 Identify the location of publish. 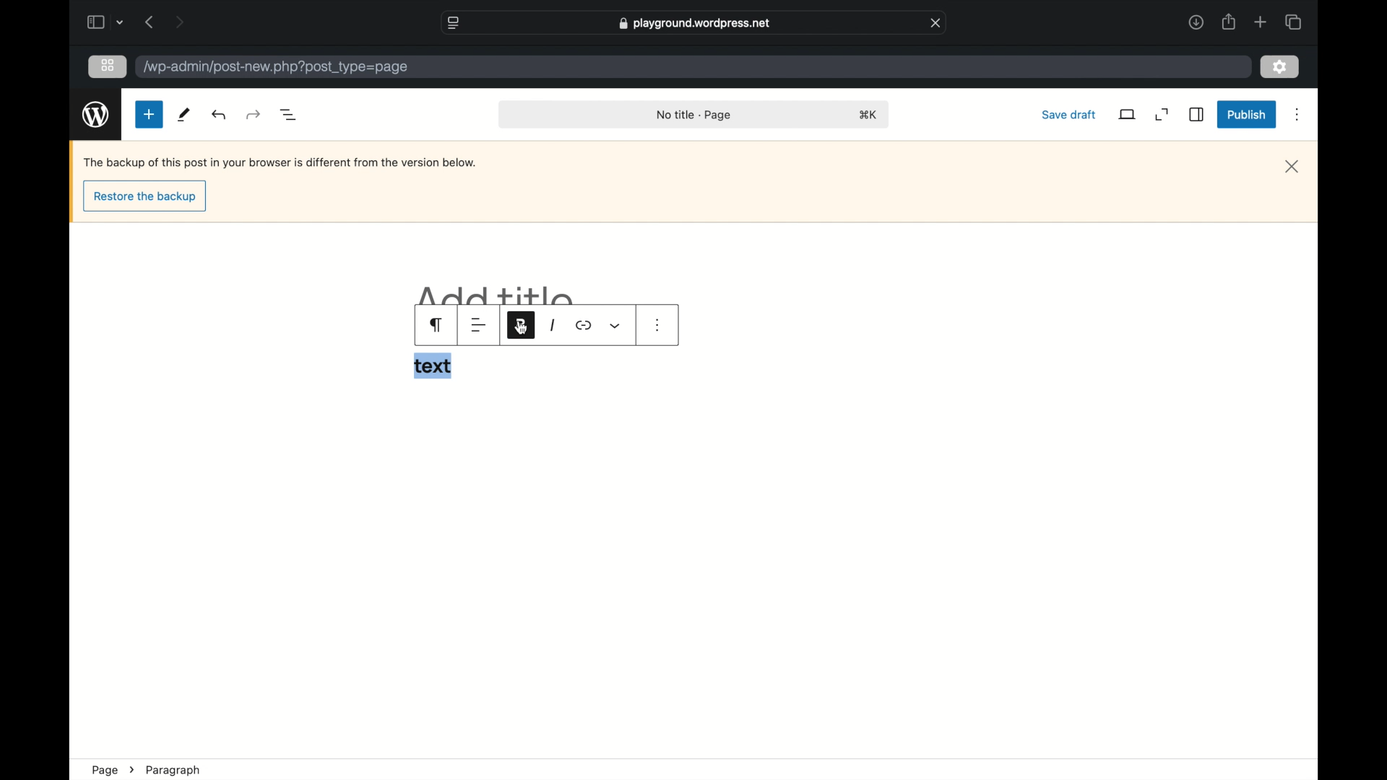
(1247, 116).